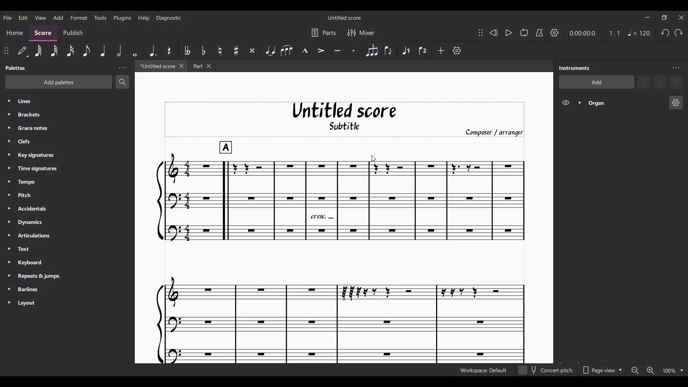 This screenshot has width=688, height=387. What do you see at coordinates (423, 51) in the screenshot?
I see `Voice 2` at bounding box center [423, 51].